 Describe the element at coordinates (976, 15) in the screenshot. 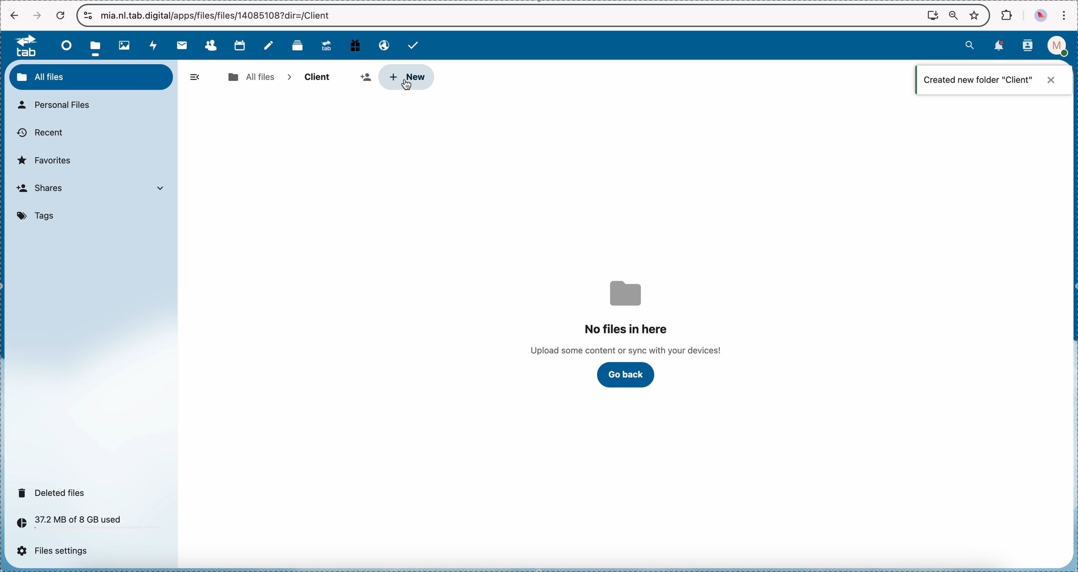

I see `favorites` at that location.